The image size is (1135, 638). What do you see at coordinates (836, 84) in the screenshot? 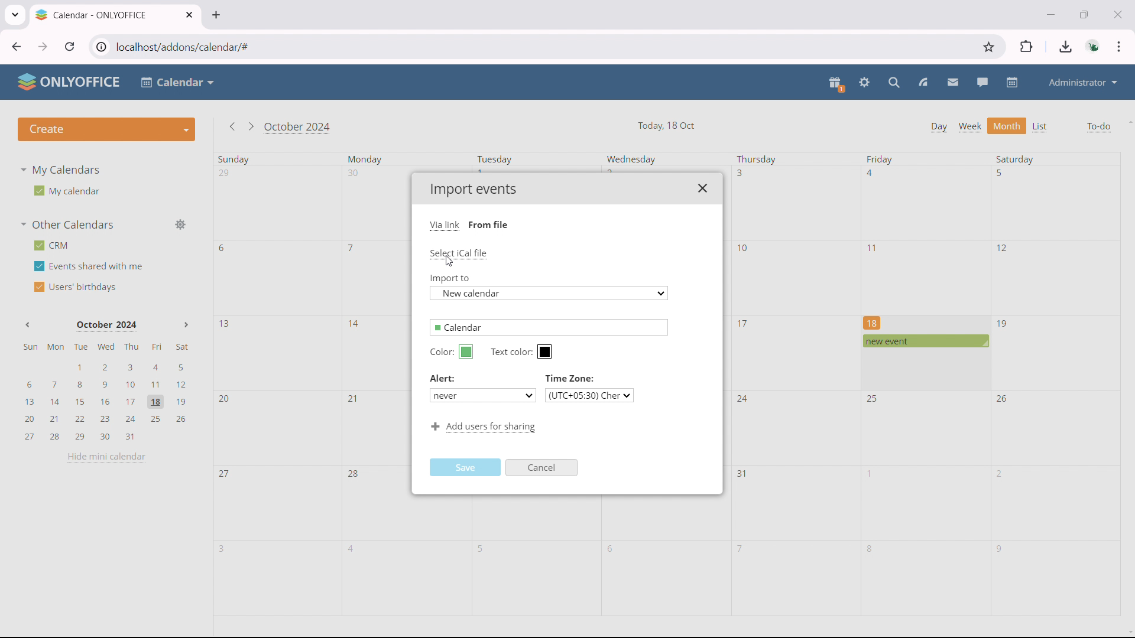
I see `present` at bounding box center [836, 84].